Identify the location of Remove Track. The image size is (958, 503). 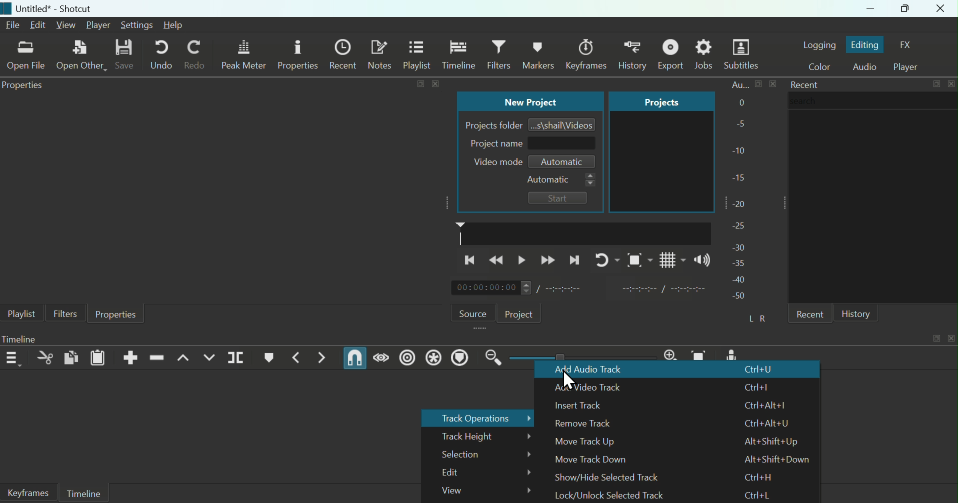
(592, 424).